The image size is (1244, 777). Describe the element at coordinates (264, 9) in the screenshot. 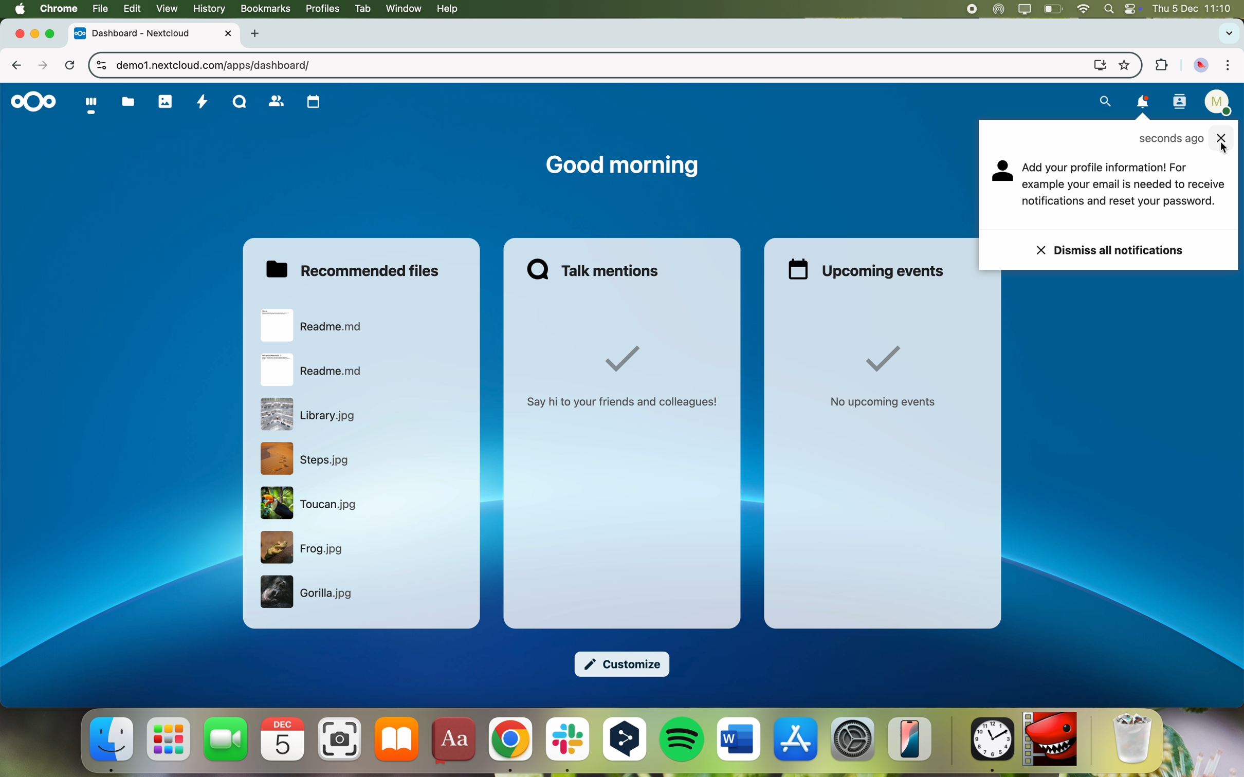

I see `bookmarks` at that location.